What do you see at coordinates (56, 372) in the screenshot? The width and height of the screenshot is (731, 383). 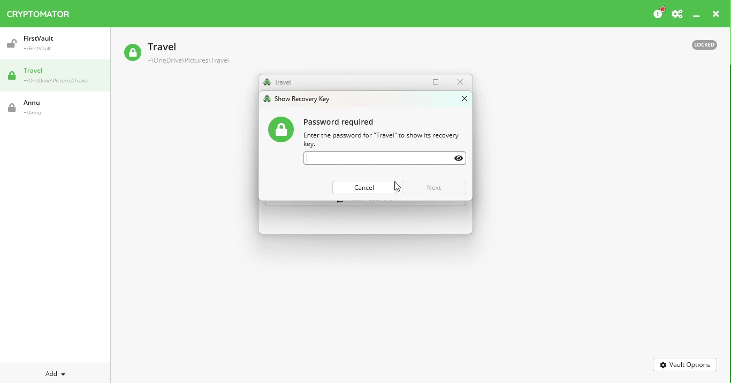 I see `Add new vault` at bounding box center [56, 372].